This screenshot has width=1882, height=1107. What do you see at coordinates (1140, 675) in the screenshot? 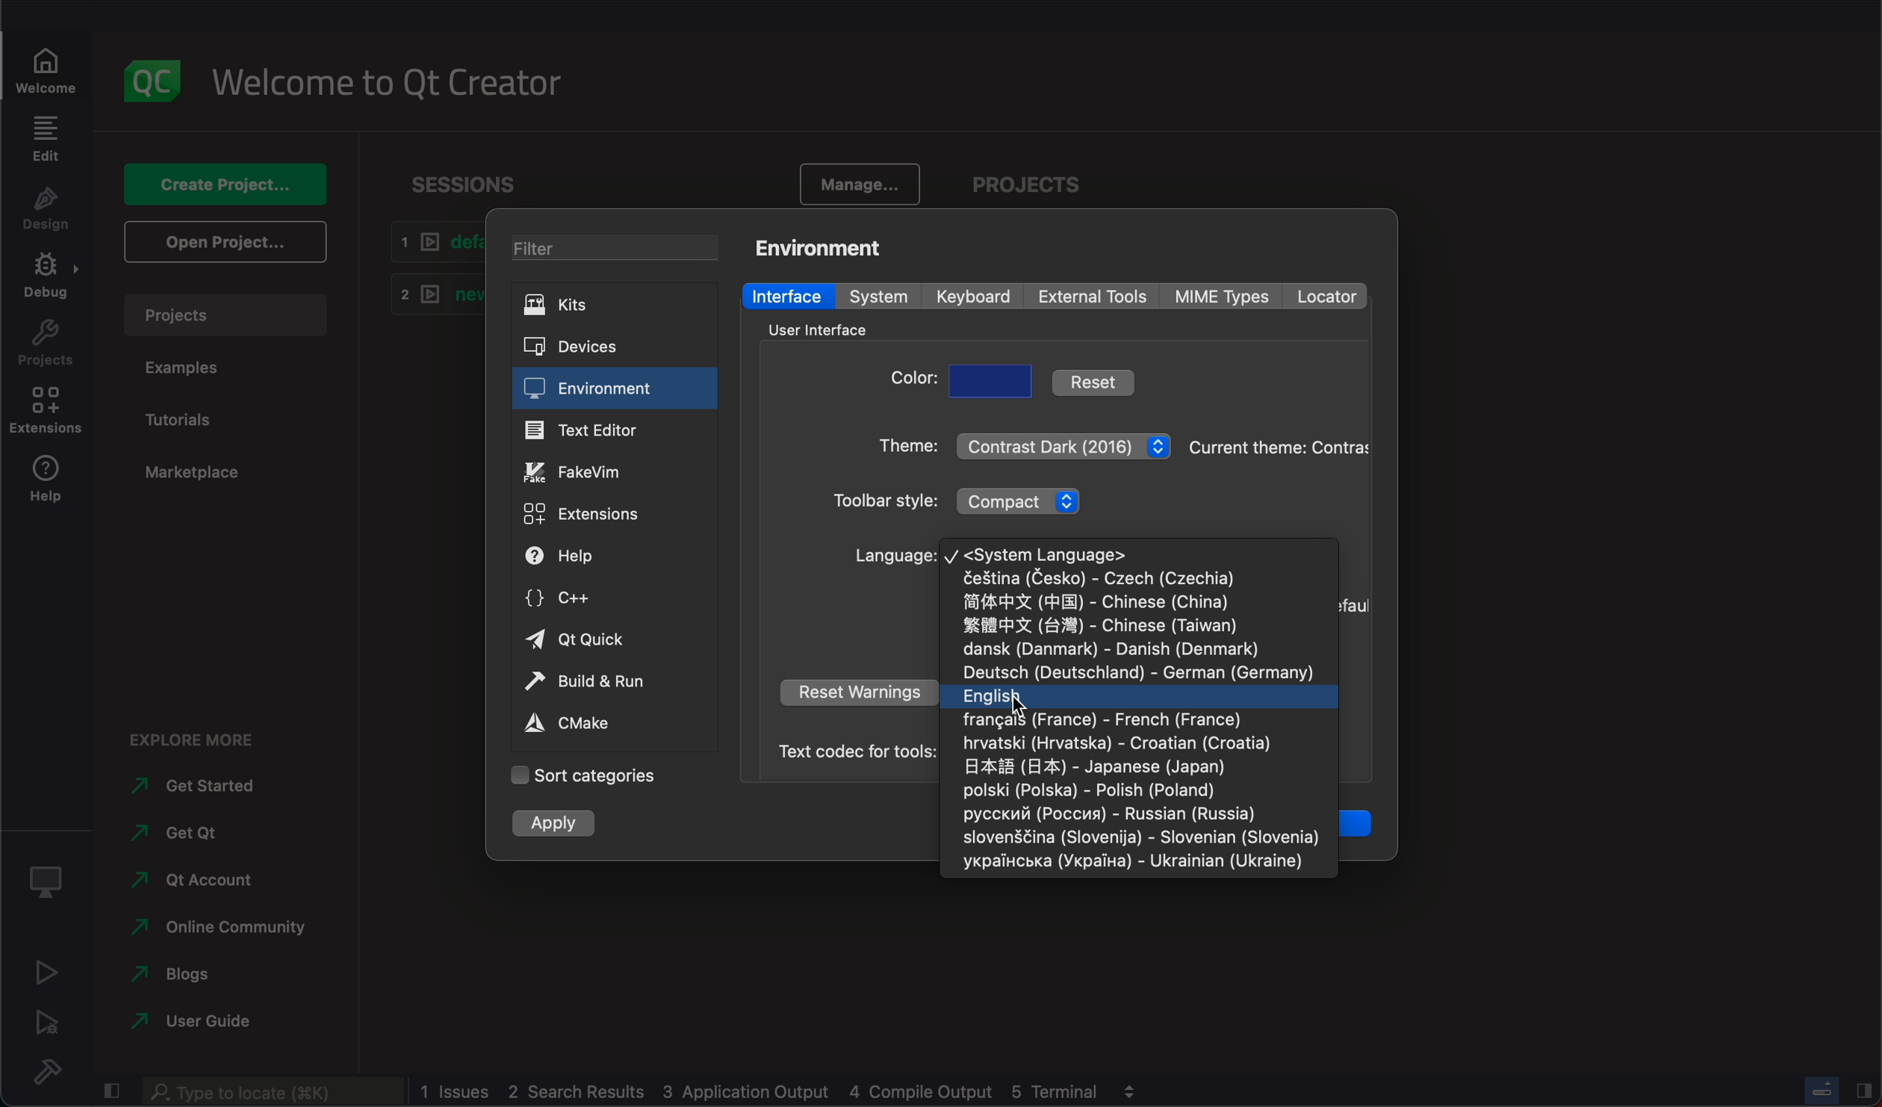
I see `germany` at bounding box center [1140, 675].